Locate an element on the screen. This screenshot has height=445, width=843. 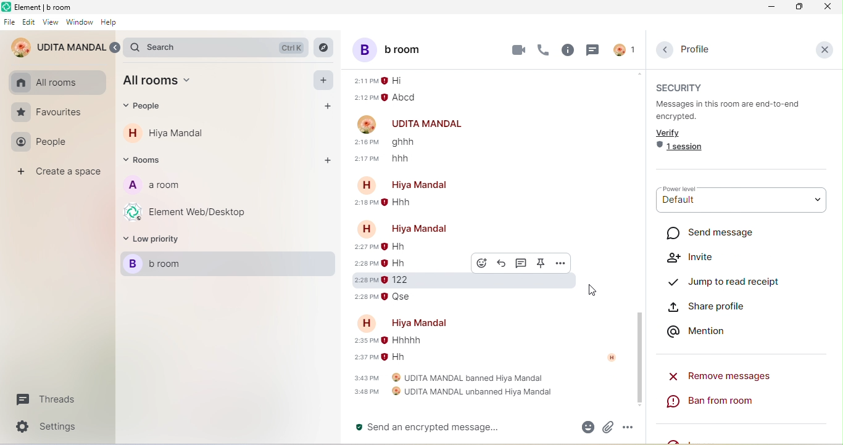
voice call is located at coordinates (544, 51).